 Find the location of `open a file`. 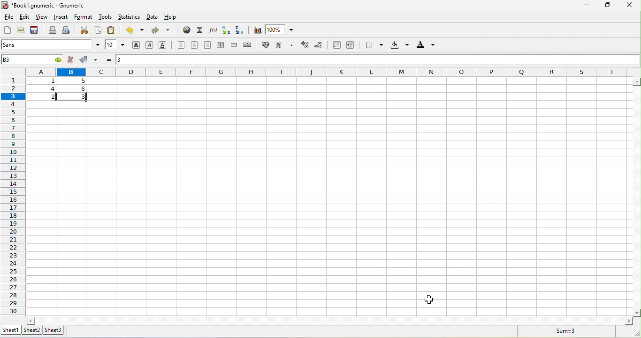

open a file is located at coordinates (20, 31).